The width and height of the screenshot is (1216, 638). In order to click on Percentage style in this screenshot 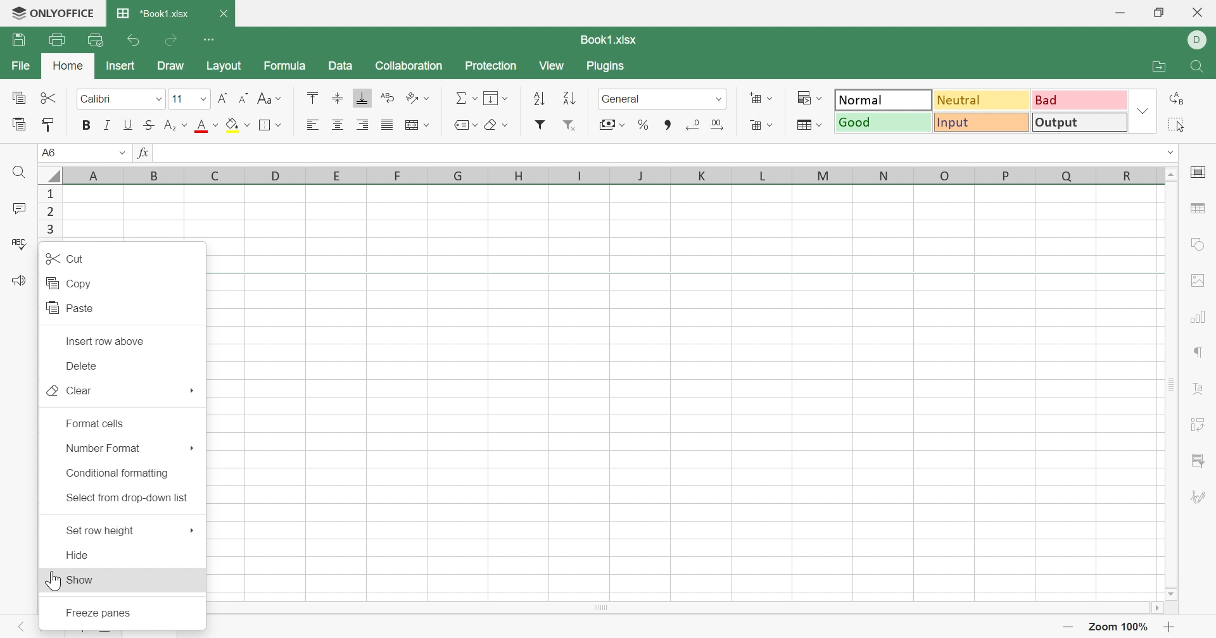, I will do `click(644, 126)`.